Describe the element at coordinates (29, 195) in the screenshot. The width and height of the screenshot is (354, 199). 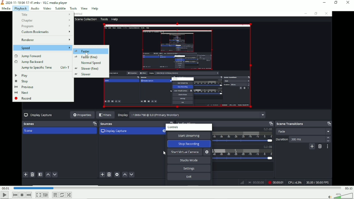
I see `Next` at that location.